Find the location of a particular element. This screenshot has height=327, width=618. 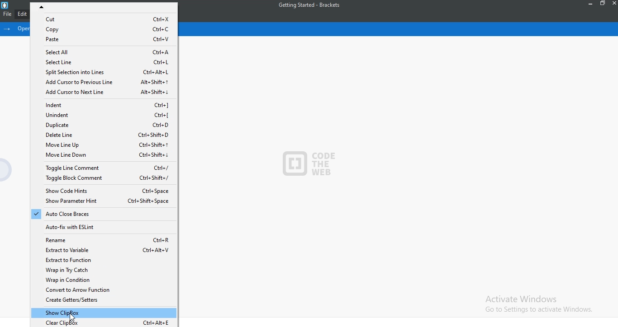

Wrap in Condition is located at coordinates (104, 280).